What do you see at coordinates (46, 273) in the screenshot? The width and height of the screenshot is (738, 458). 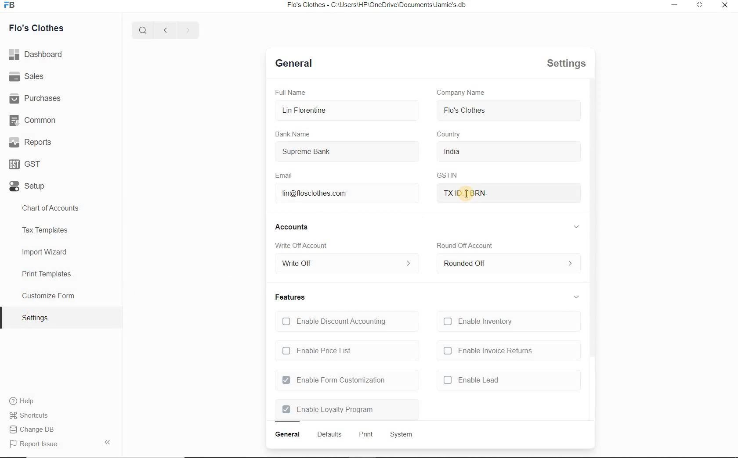 I see `Print Templates` at bounding box center [46, 273].